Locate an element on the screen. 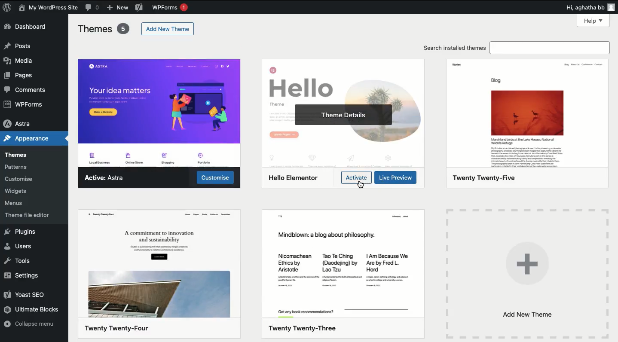  Activate is located at coordinates (356, 177).